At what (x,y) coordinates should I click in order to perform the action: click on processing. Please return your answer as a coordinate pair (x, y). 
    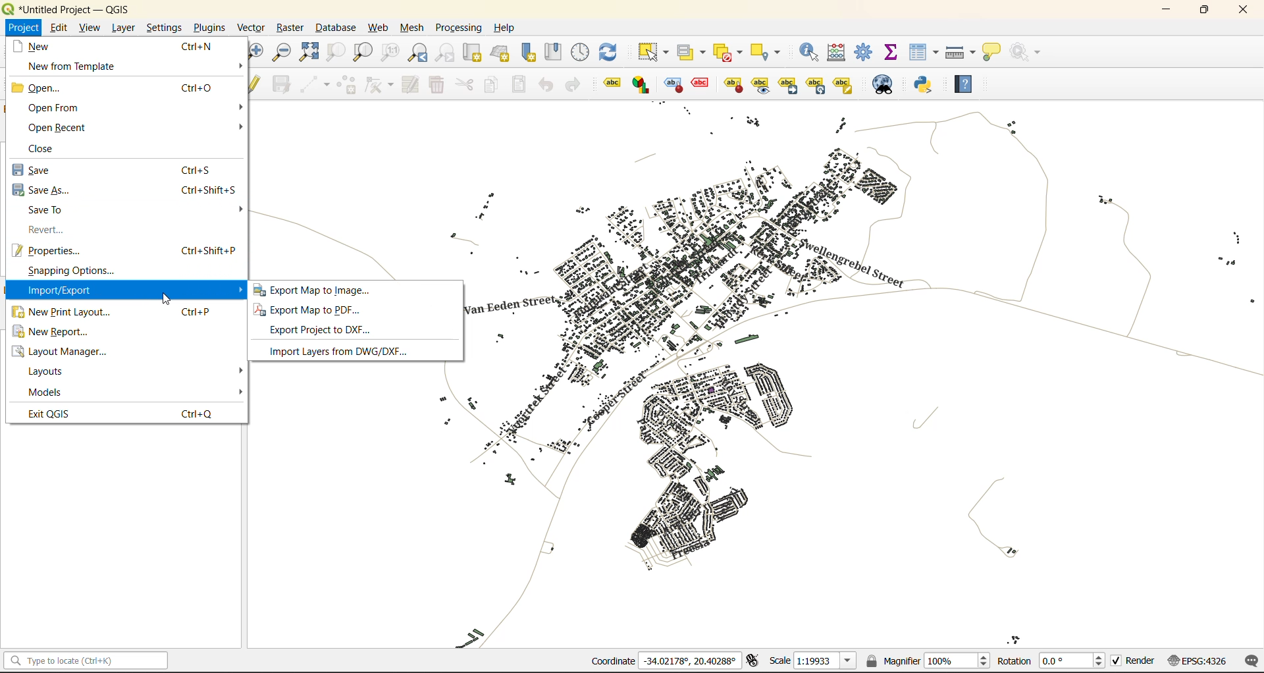
    Looking at the image, I should click on (461, 29).